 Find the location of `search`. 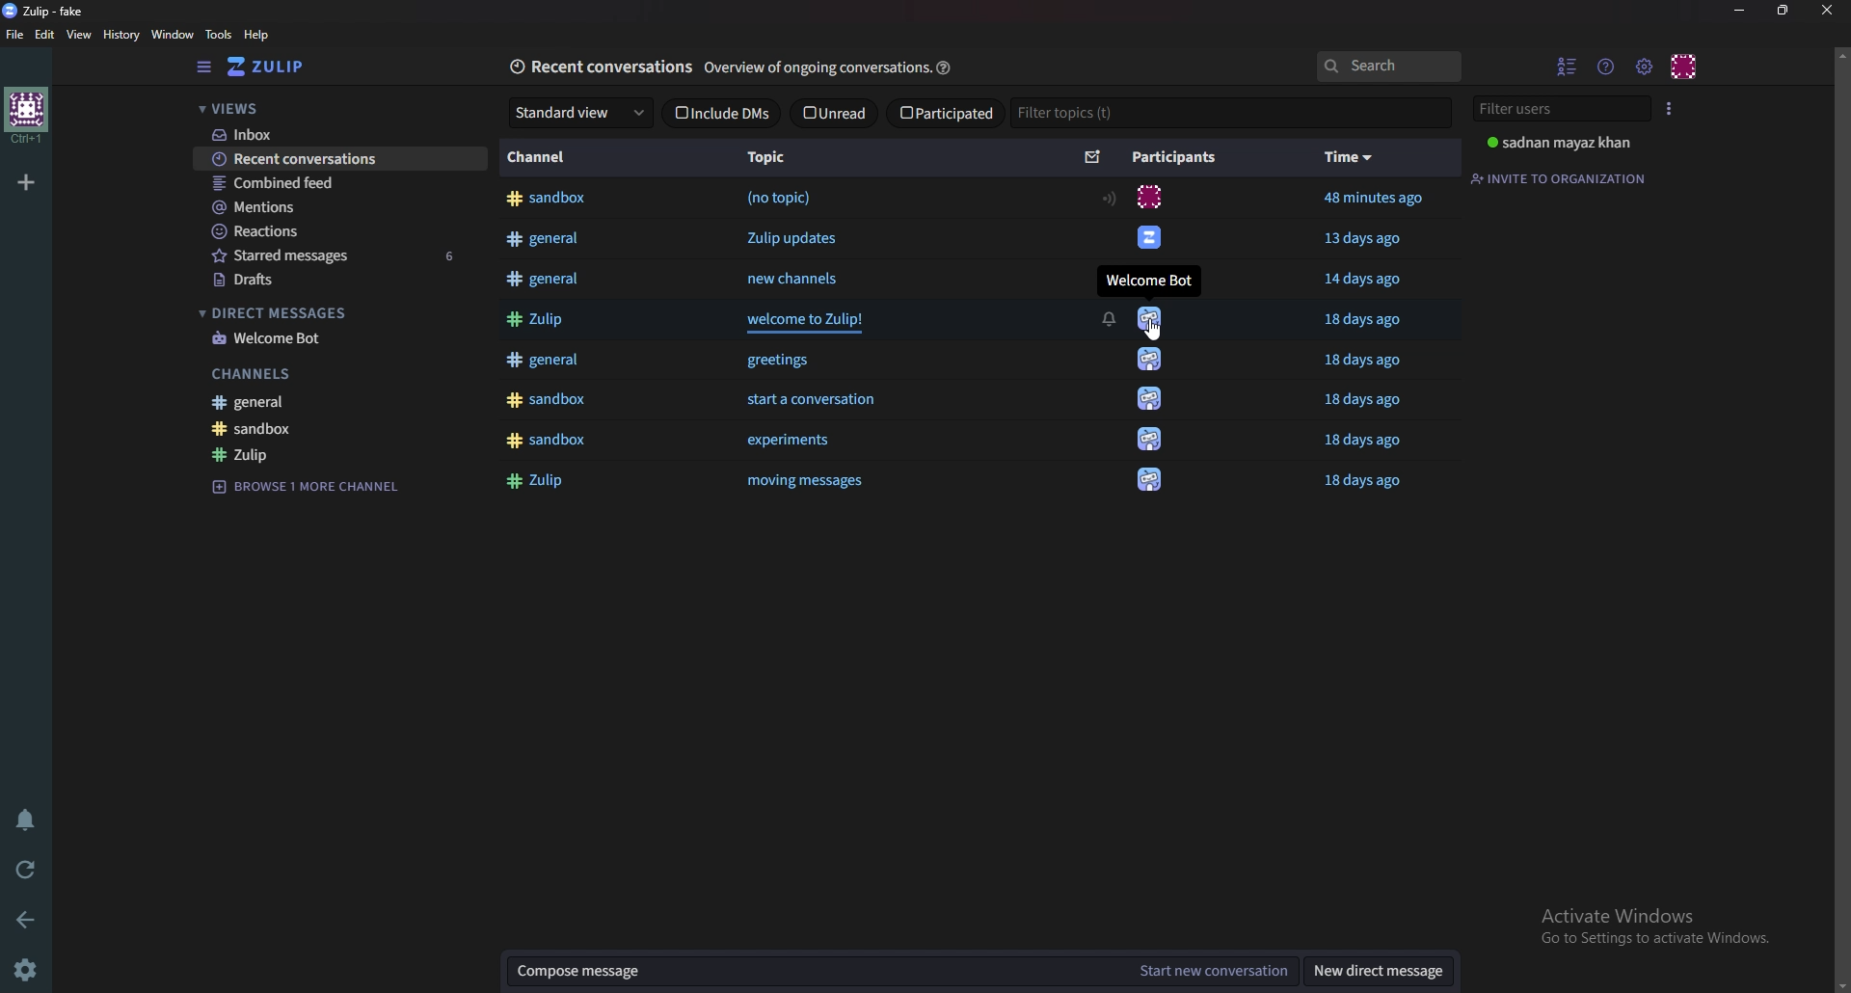

search is located at coordinates (1390, 67).